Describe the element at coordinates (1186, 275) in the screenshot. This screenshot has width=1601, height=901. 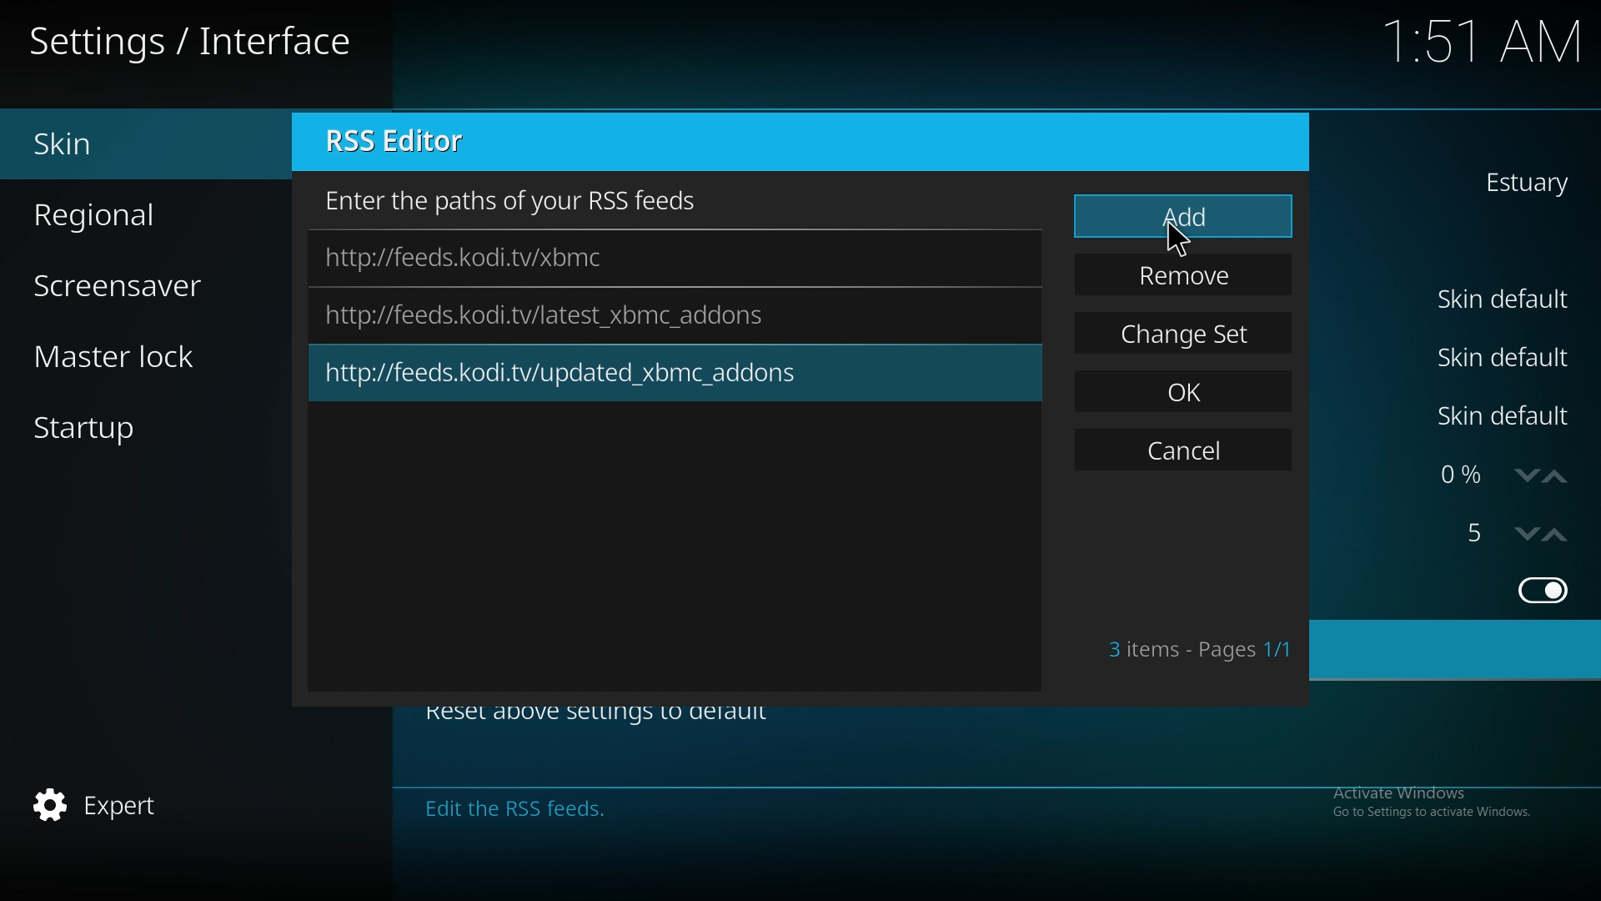
I see `remove` at that location.